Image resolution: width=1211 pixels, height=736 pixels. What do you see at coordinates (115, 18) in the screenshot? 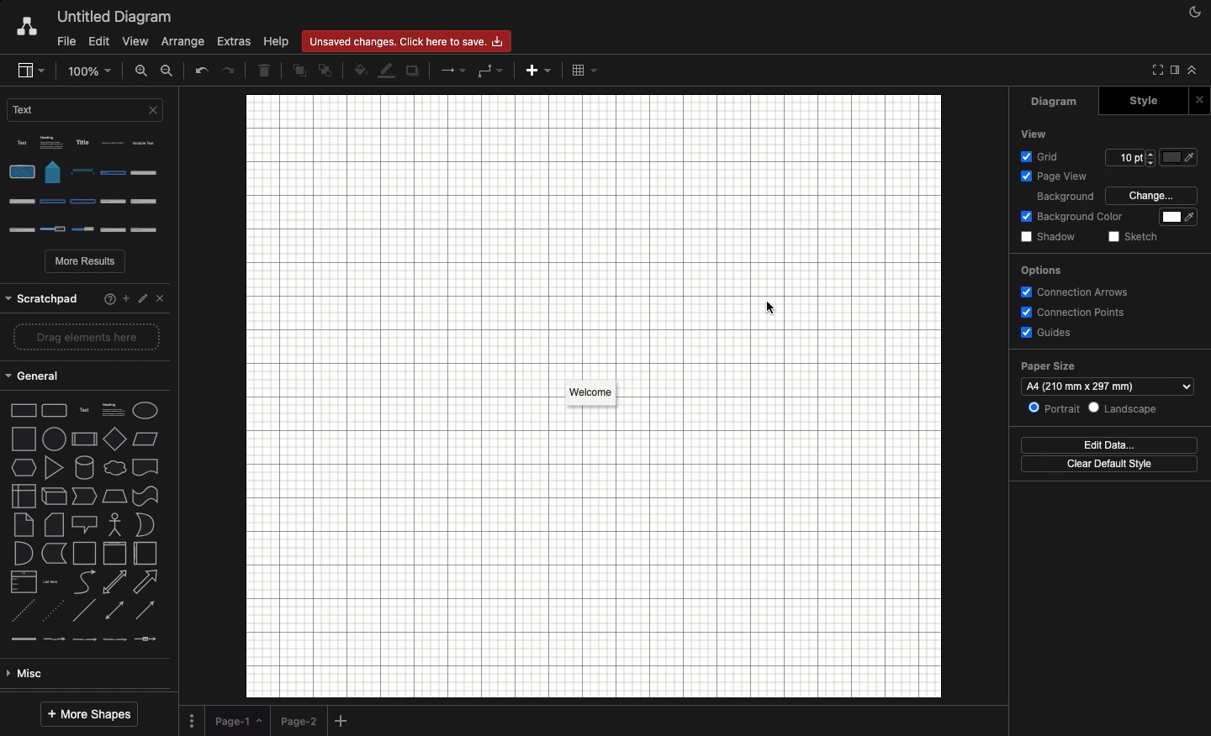
I see `Untitled` at bounding box center [115, 18].